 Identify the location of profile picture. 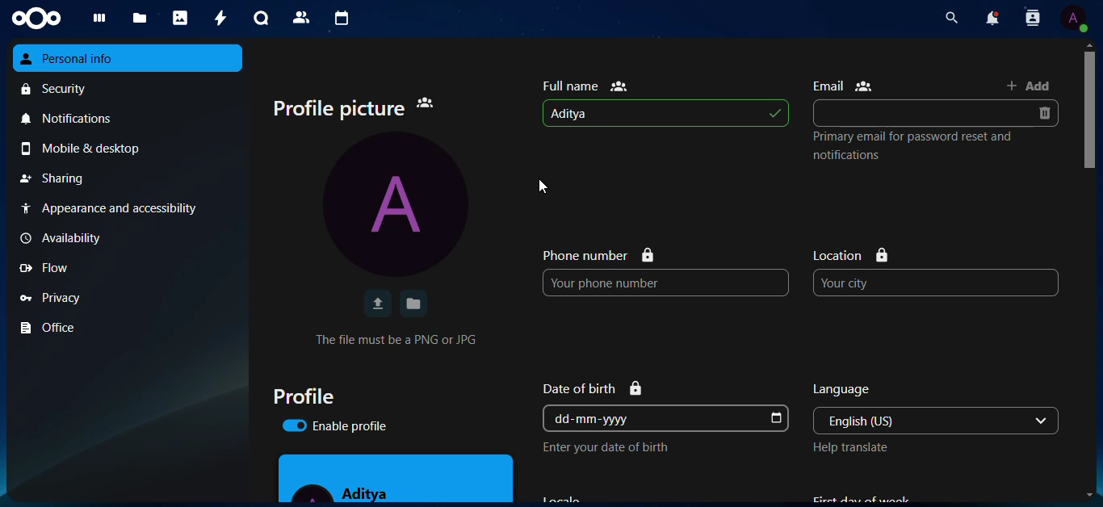
(354, 109).